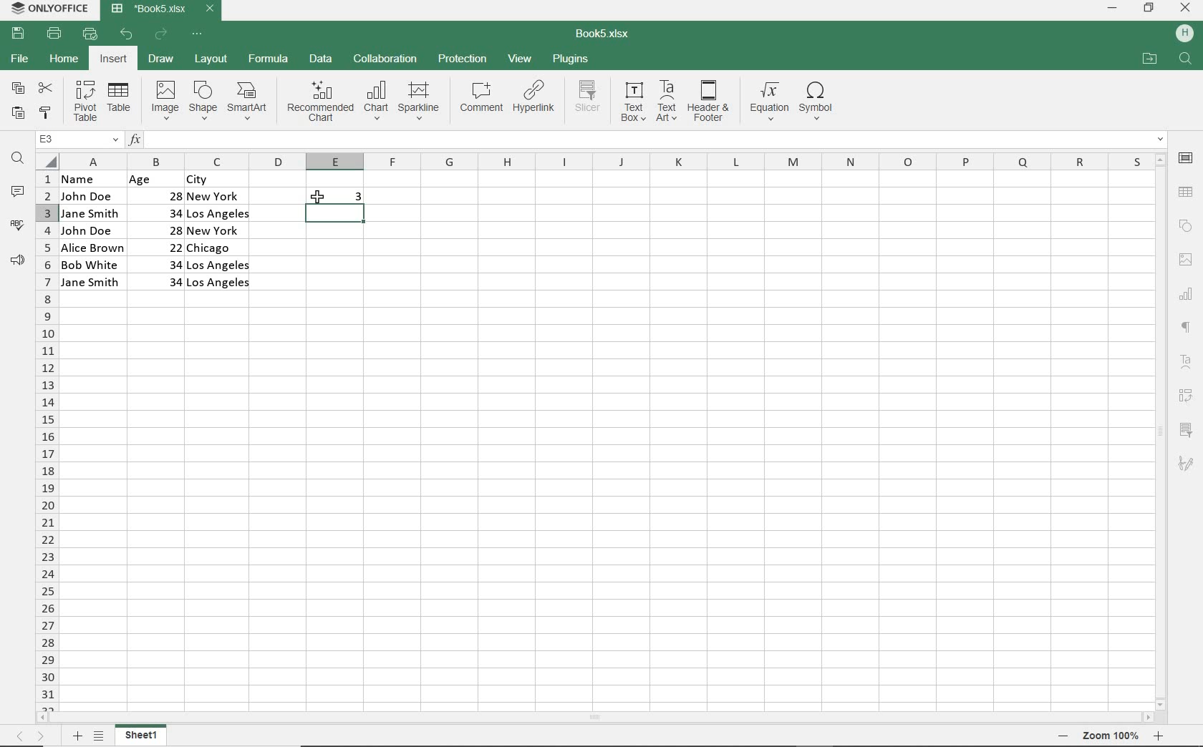 The width and height of the screenshot is (1203, 747). What do you see at coordinates (16, 160) in the screenshot?
I see `FIND` at bounding box center [16, 160].